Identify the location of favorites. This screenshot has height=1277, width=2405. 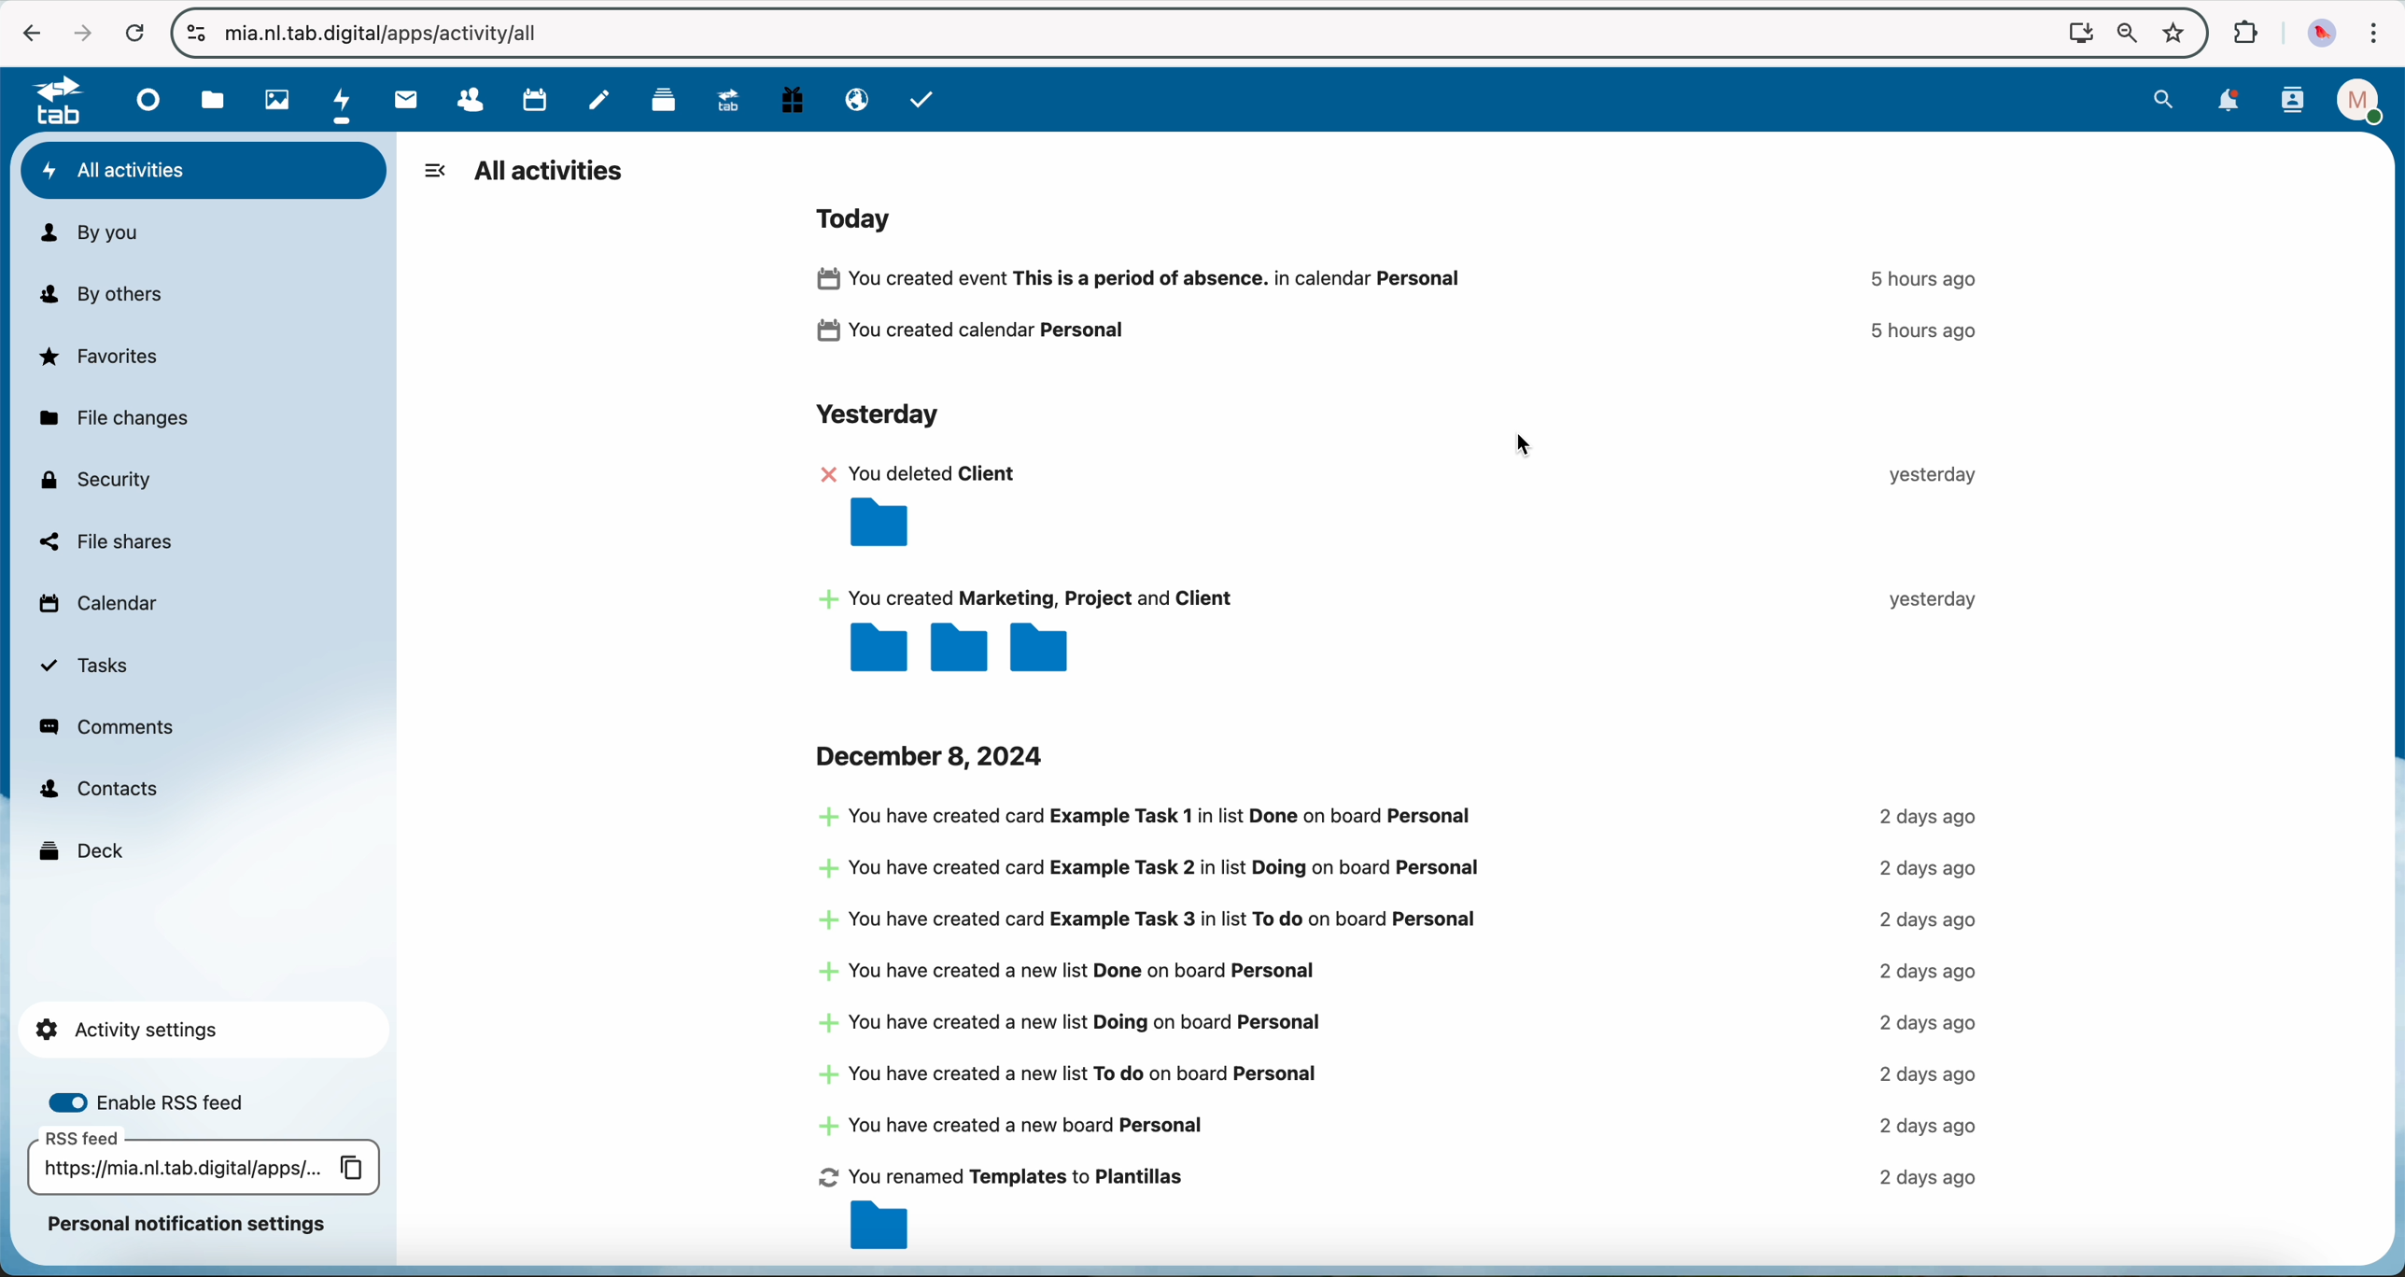
(2177, 34).